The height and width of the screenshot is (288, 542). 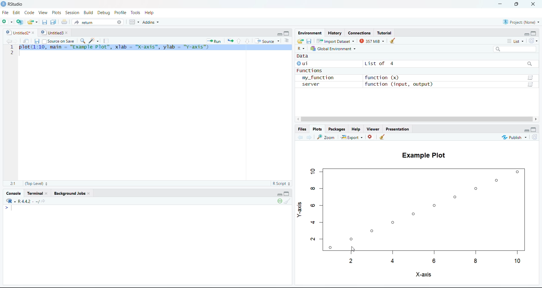 I want to click on Session suspend timeout, so click(x=280, y=201).